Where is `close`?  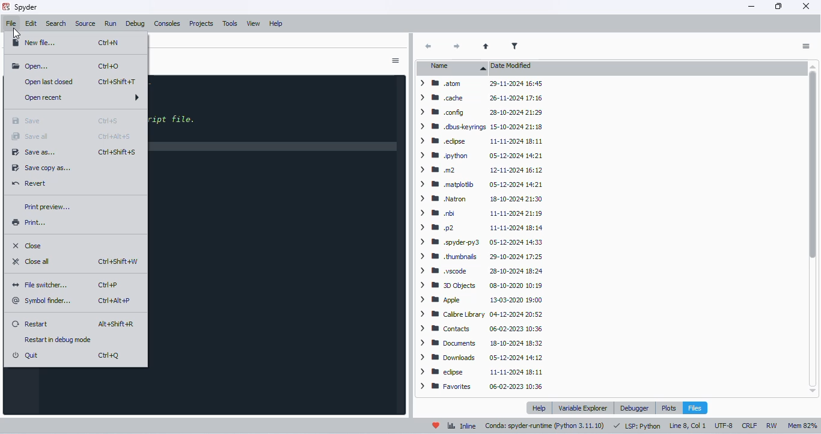
close is located at coordinates (28, 246).